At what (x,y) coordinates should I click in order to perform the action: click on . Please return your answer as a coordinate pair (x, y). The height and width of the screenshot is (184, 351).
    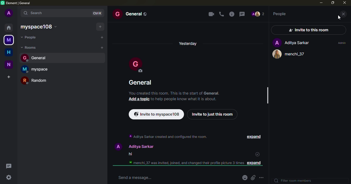
    Looking at the image, I should click on (263, 178).